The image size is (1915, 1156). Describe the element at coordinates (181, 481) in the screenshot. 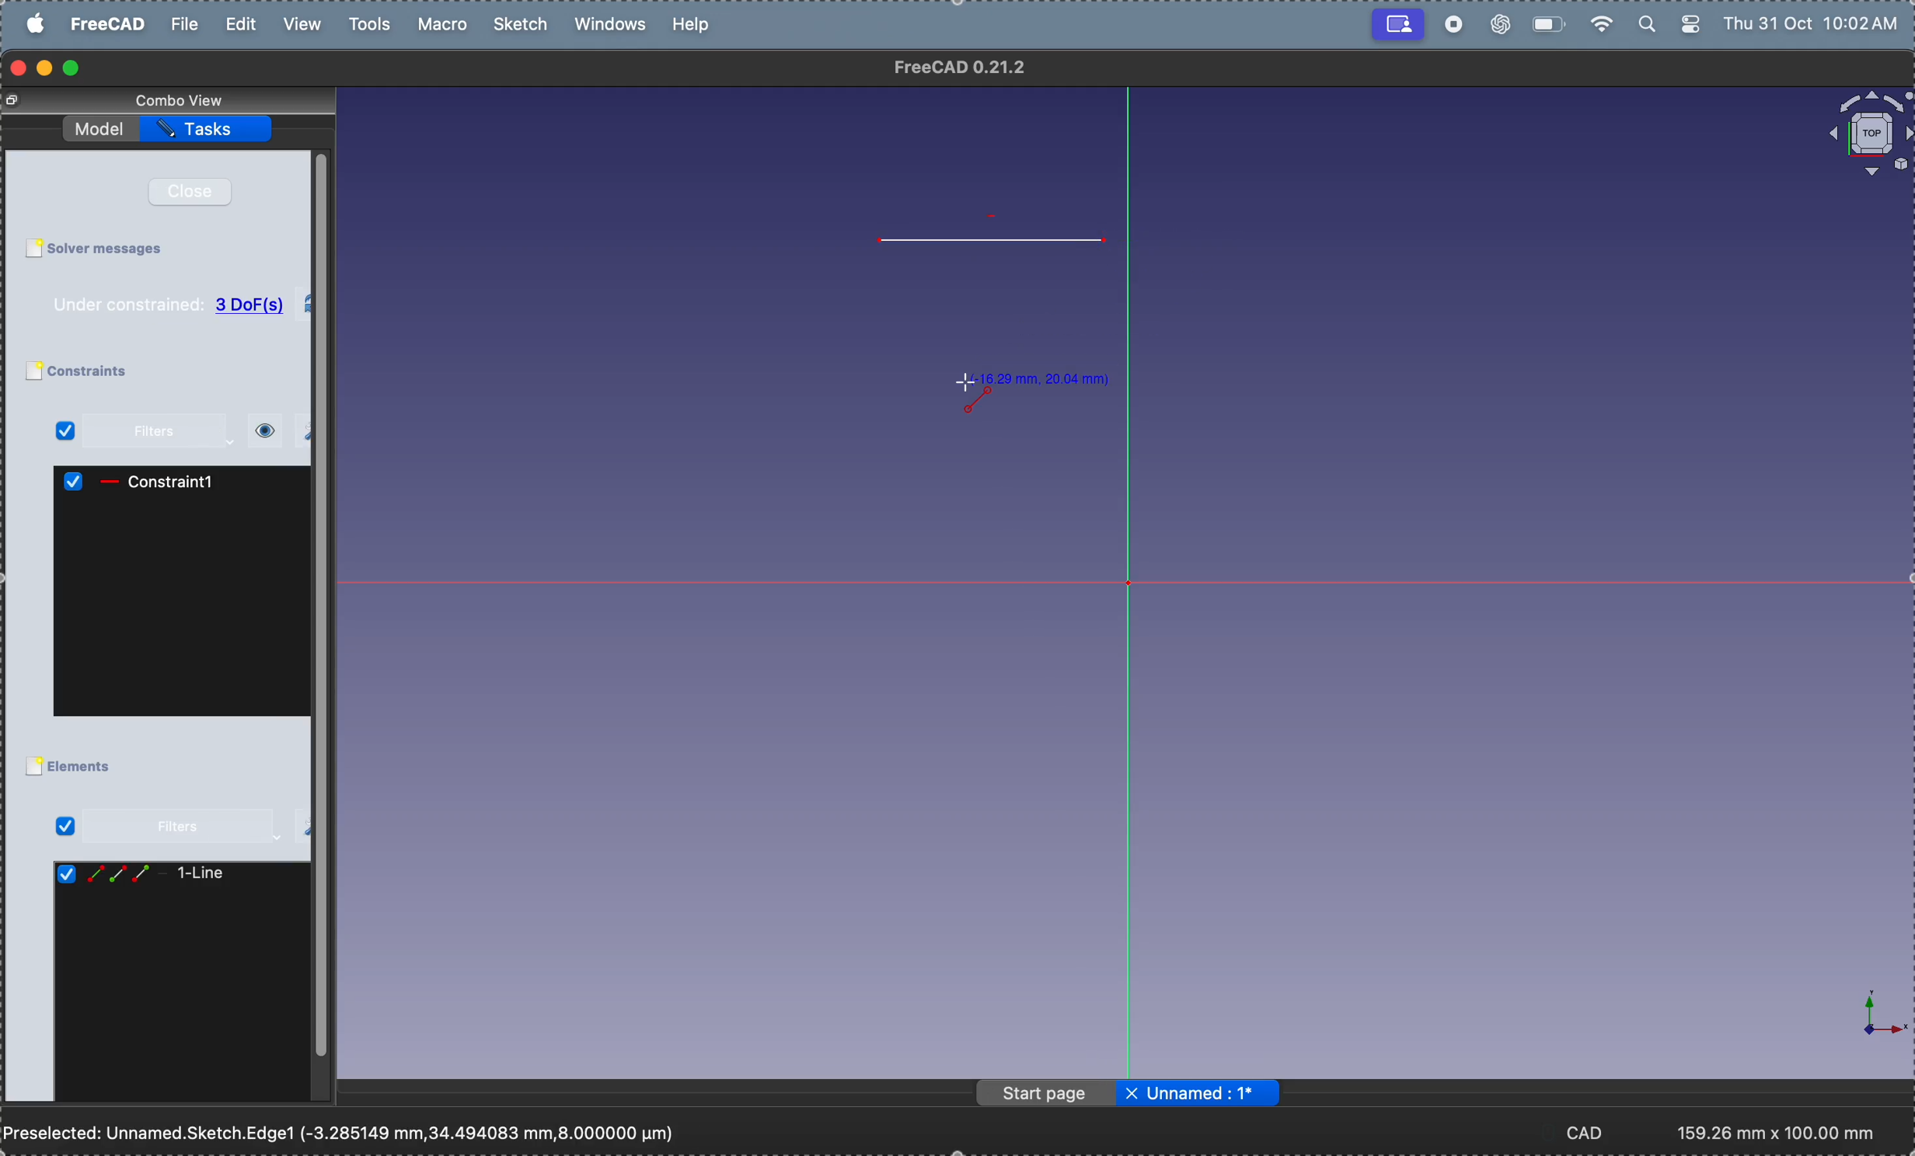

I see `constraint1` at that location.